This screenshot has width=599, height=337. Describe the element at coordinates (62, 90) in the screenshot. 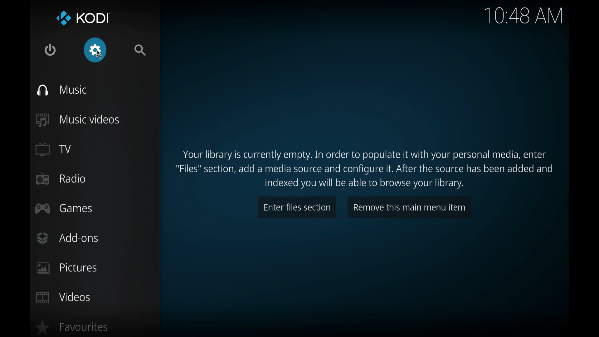

I see `music` at that location.